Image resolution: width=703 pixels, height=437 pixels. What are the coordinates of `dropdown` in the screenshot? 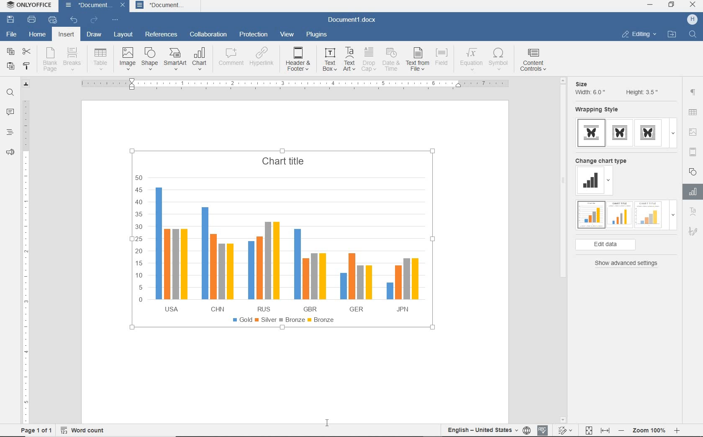 It's located at (673, 217).